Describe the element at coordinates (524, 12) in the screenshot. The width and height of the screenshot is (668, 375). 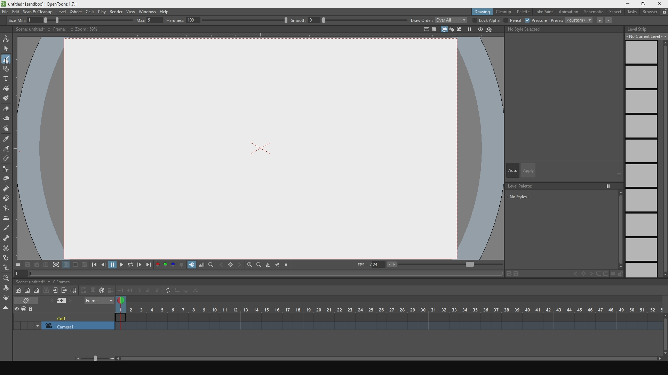
I see `palette` at that location.